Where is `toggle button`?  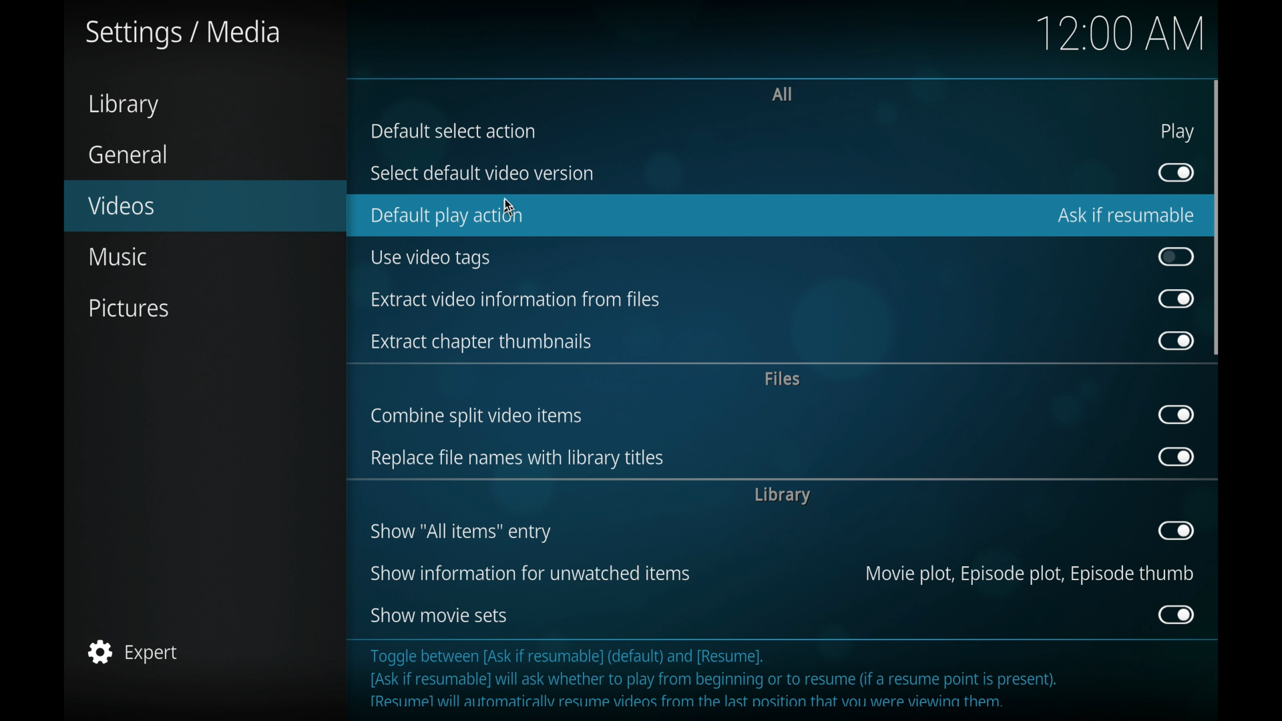 toggle button is located at coordinates (1175, 340).